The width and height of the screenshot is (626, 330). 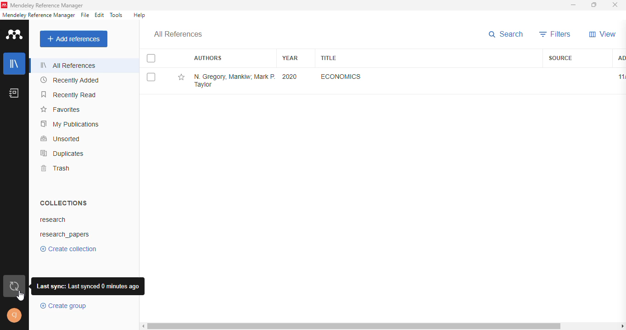 What do you see at coordinates (151, 58) in the screenshot?
I see `select` at bounding box center [151, 58].